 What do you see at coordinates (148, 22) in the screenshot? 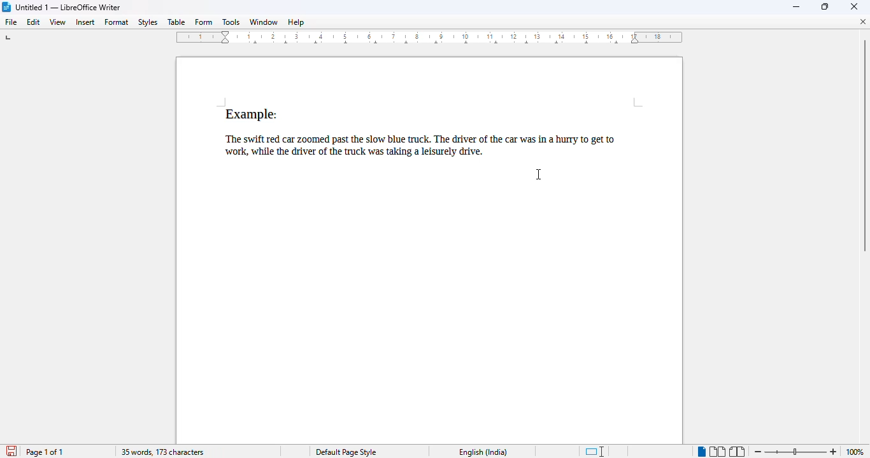
I see `styles` at bounding box center [148, 22].